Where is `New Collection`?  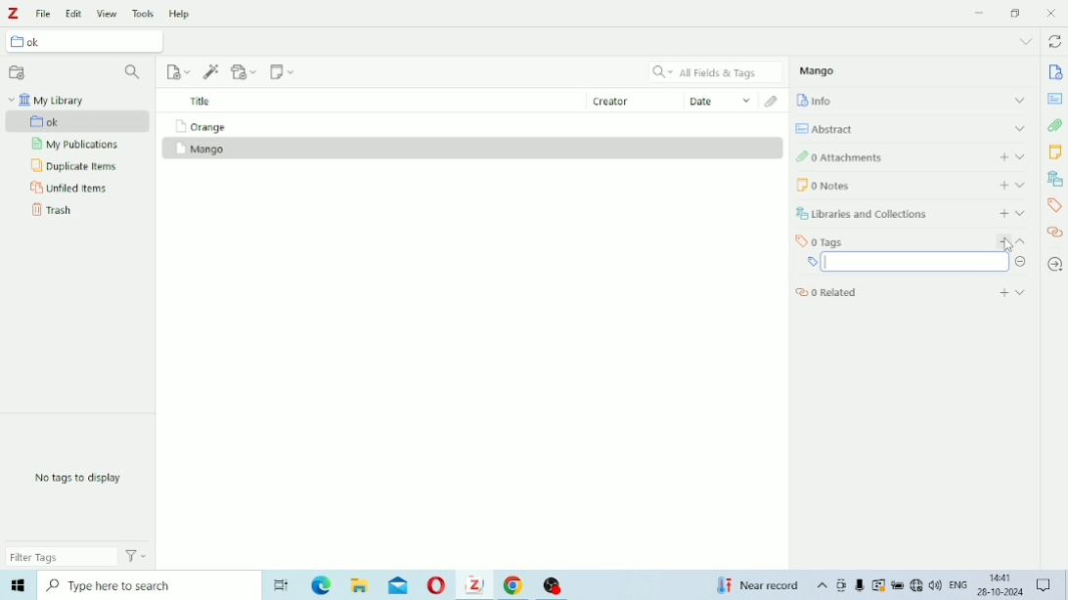
New Collection is located at coordinates (17, 73).